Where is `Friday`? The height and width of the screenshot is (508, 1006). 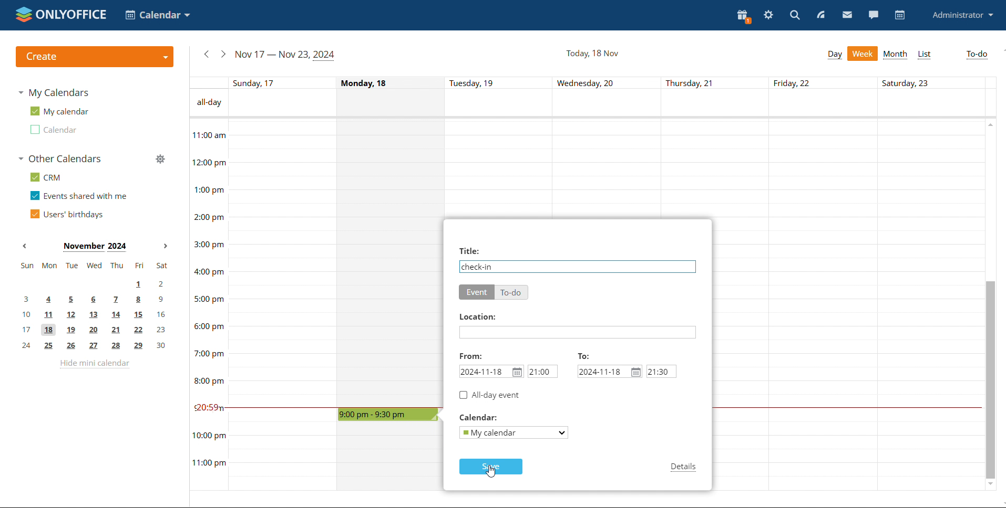
Friday is located at coordinates (823, 305).